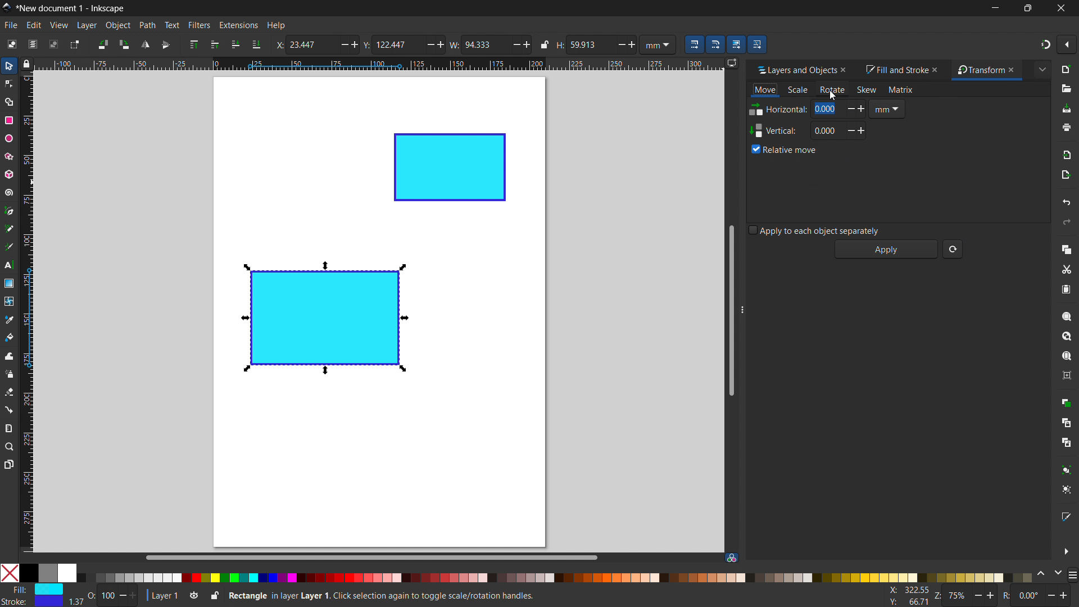  I want to click on extensions, so click(238, 25).